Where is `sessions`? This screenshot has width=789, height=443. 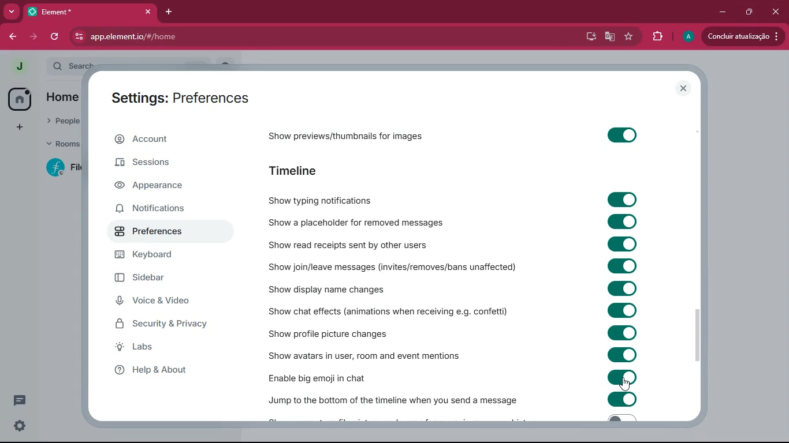 sessions is located at coordinates (166, 166).